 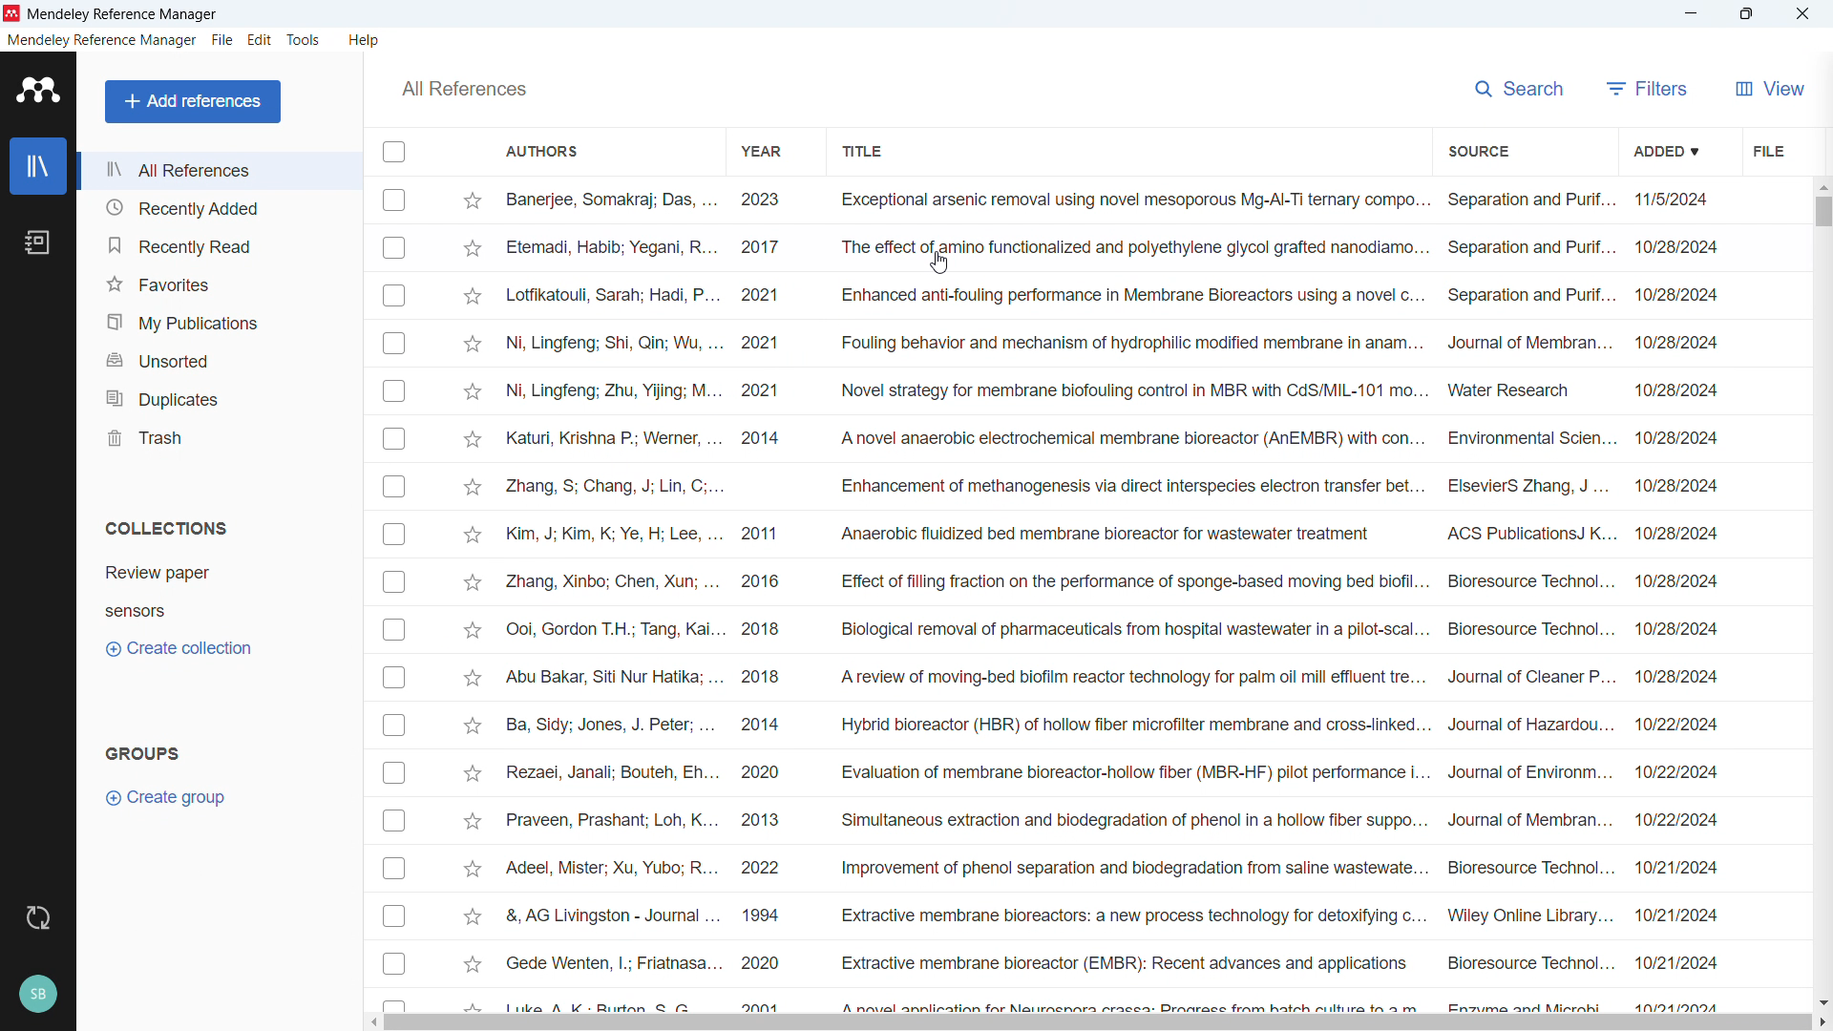 I want to click on Recently read , so click(x=218, y=245).